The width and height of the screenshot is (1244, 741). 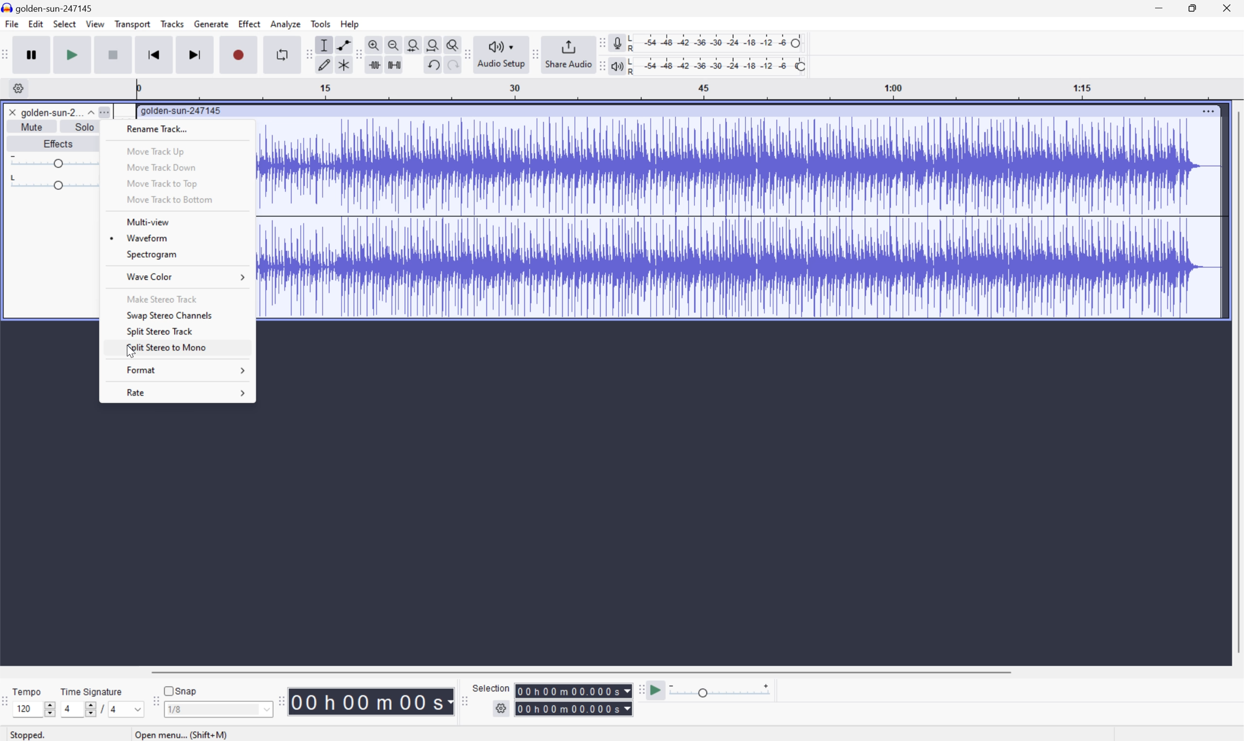 I want to click on Redo, so click(x=453, y=65).